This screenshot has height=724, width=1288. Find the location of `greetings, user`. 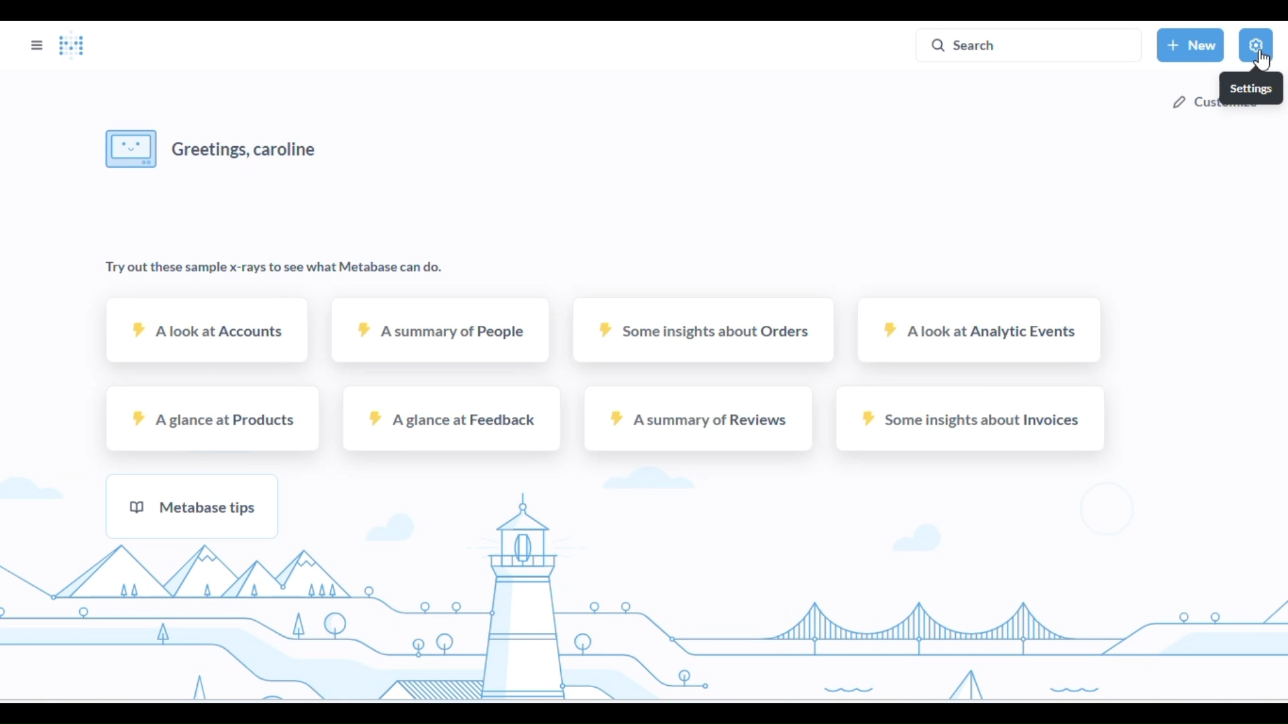

greetings, user is located at coordinates (215, 148).